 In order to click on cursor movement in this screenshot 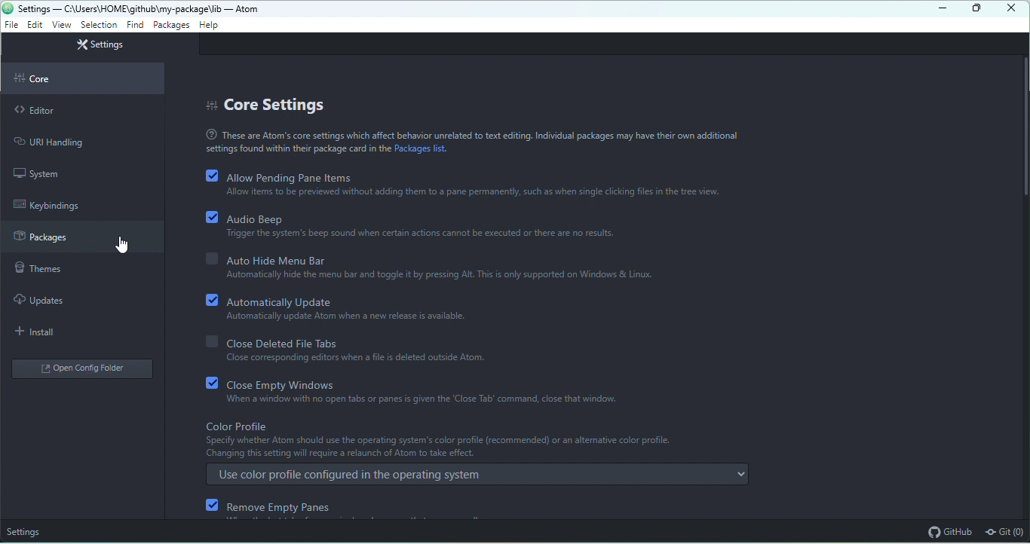, I will do `click(127, 246)`.